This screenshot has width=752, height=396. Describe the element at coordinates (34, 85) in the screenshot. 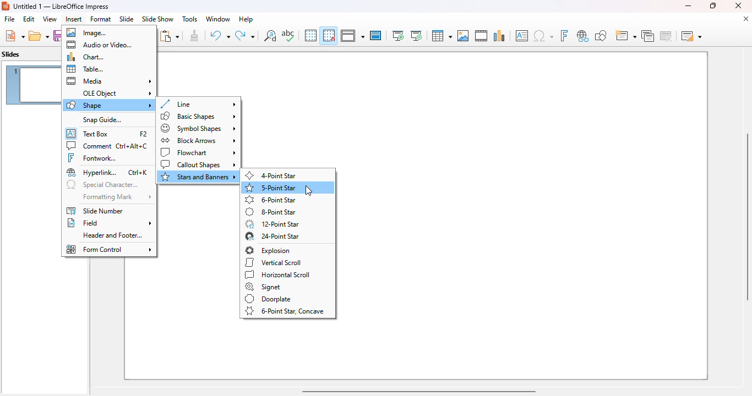

I see `slide 1` at that location.